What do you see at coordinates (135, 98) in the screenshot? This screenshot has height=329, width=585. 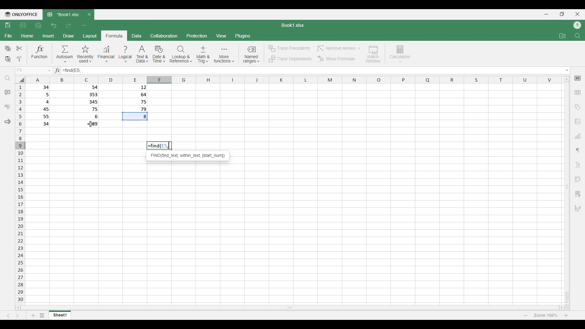 I see `Filled cells` at bounding box center [135, 98].